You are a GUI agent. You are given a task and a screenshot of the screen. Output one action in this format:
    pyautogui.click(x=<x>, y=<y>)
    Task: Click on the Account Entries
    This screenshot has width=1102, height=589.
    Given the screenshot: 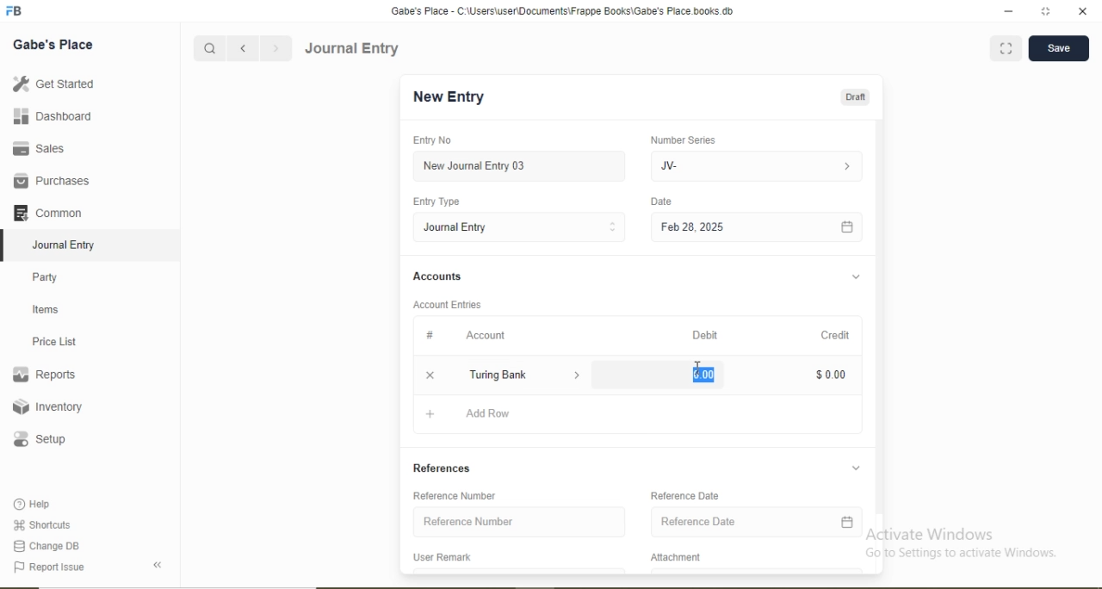 What is the action you would take?
    pyautogui.click(x=446, y=305)
    